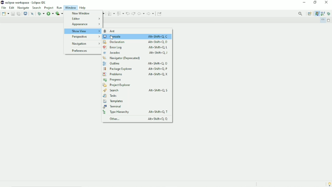  What do you see at coordinates (2, 2) in the screenshot?
I see `eclipse logo ` at bounding box center [2, 2].